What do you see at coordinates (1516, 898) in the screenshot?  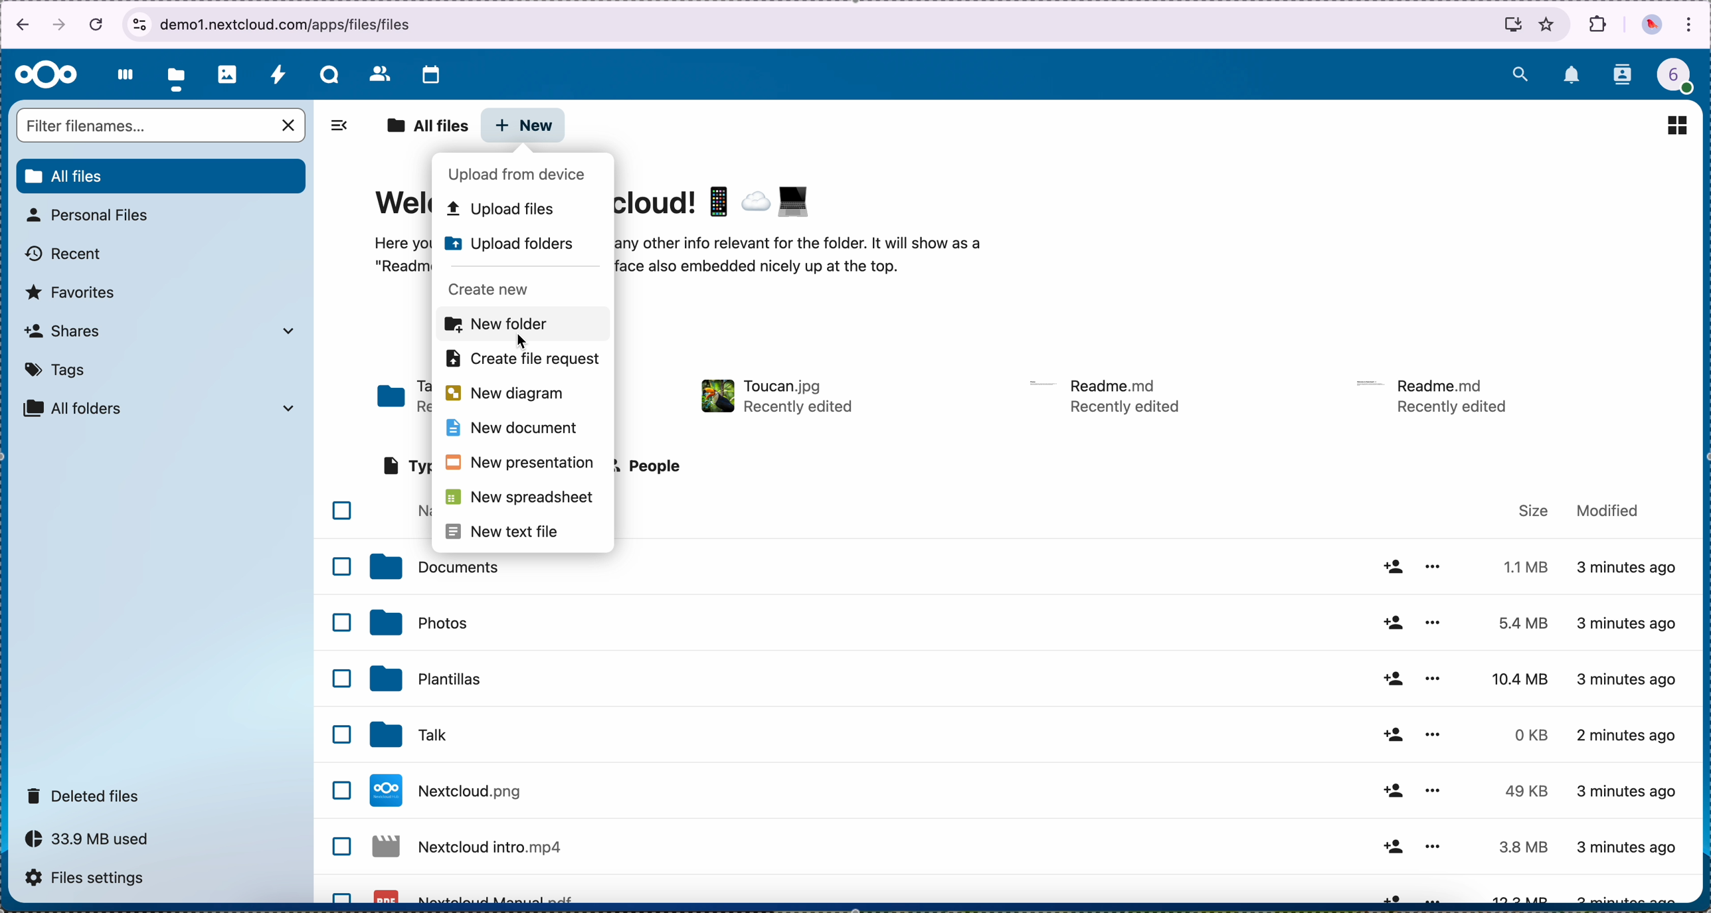 I see `12.2 MB` at bounding box center [1516, 898].